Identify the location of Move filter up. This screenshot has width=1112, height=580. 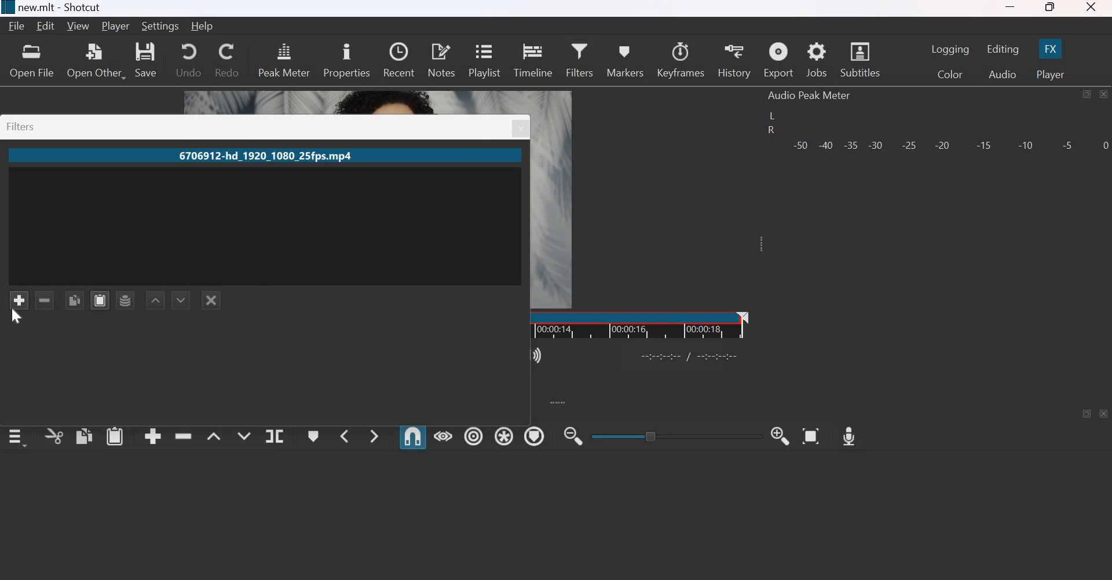
(155, 300).